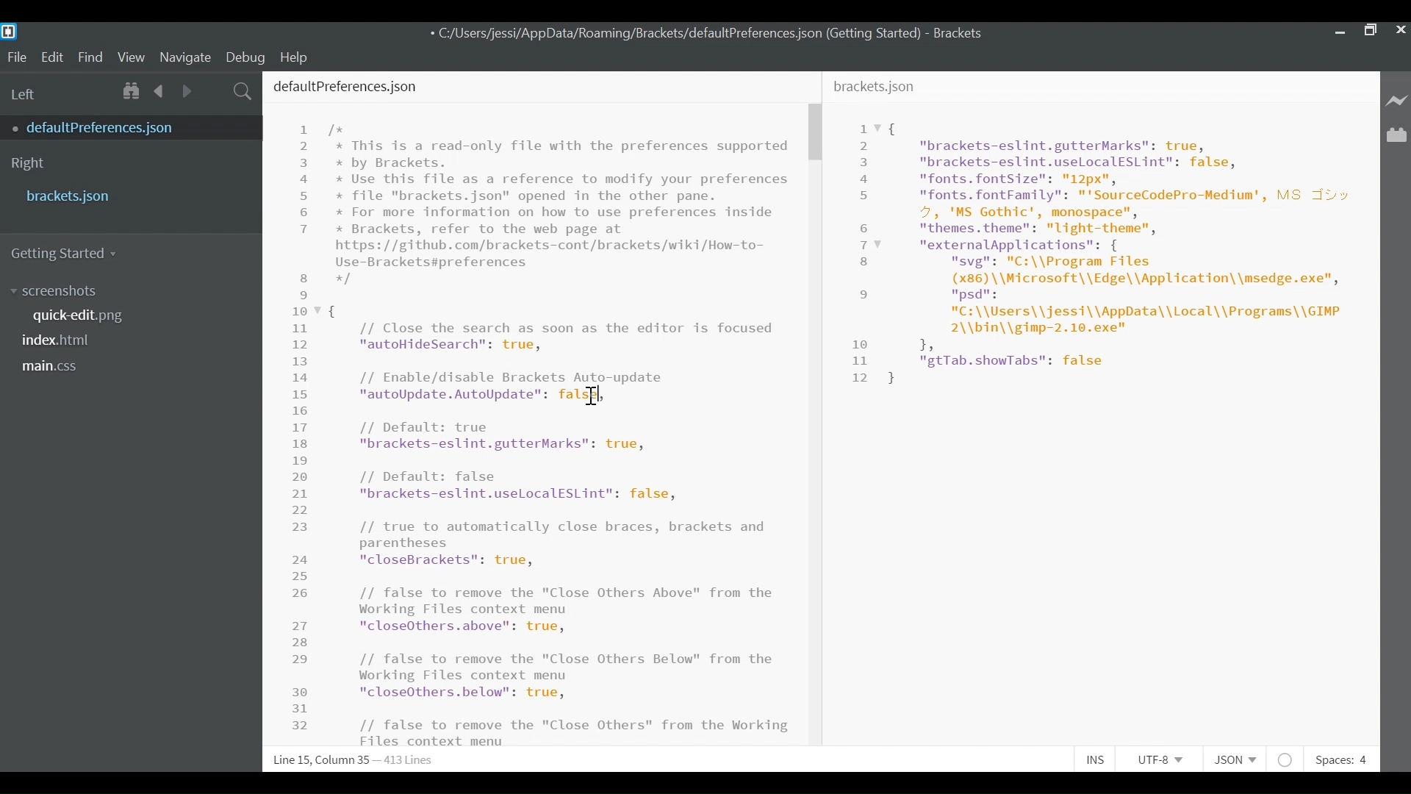  Describe the element at coordinates (133, 90) in the screenshot. I see `Show Files in tree` at that location.